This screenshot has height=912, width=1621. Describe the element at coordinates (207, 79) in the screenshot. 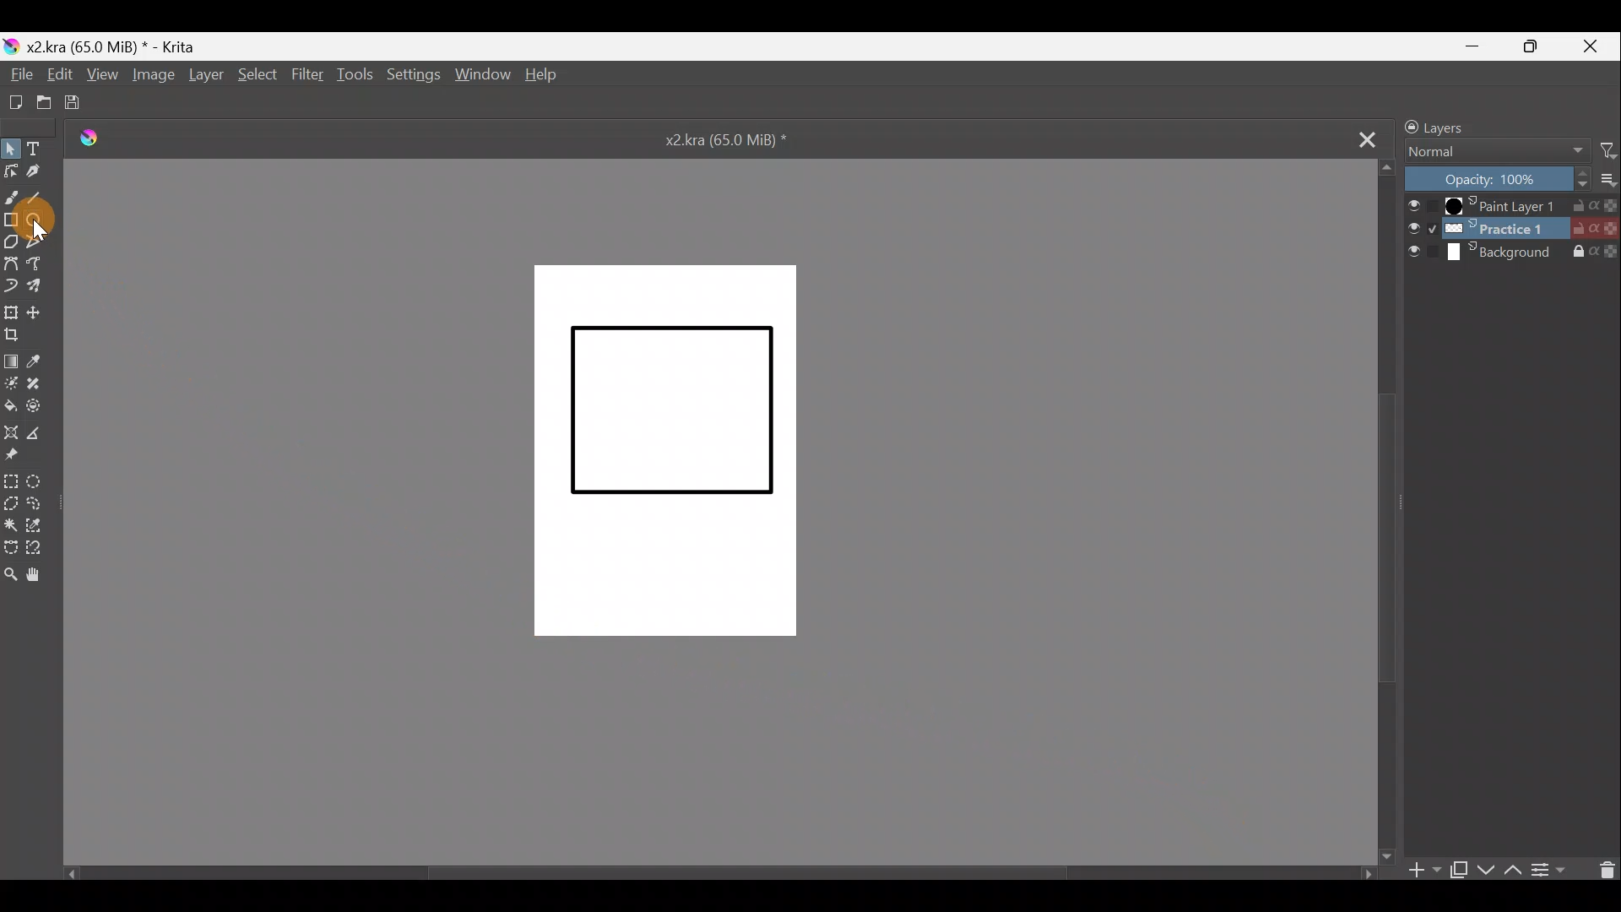

I see `Layer` at that location.